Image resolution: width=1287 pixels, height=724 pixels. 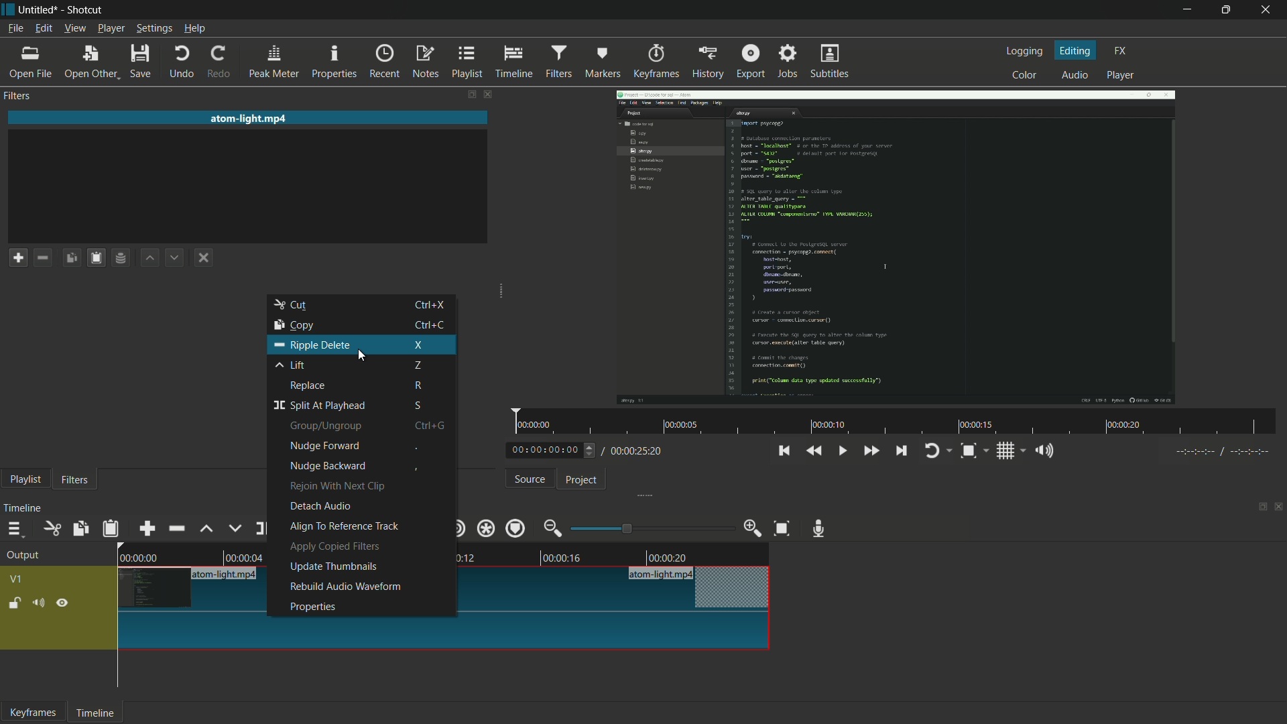 I want to click on filters, so click(x=75, y=481).